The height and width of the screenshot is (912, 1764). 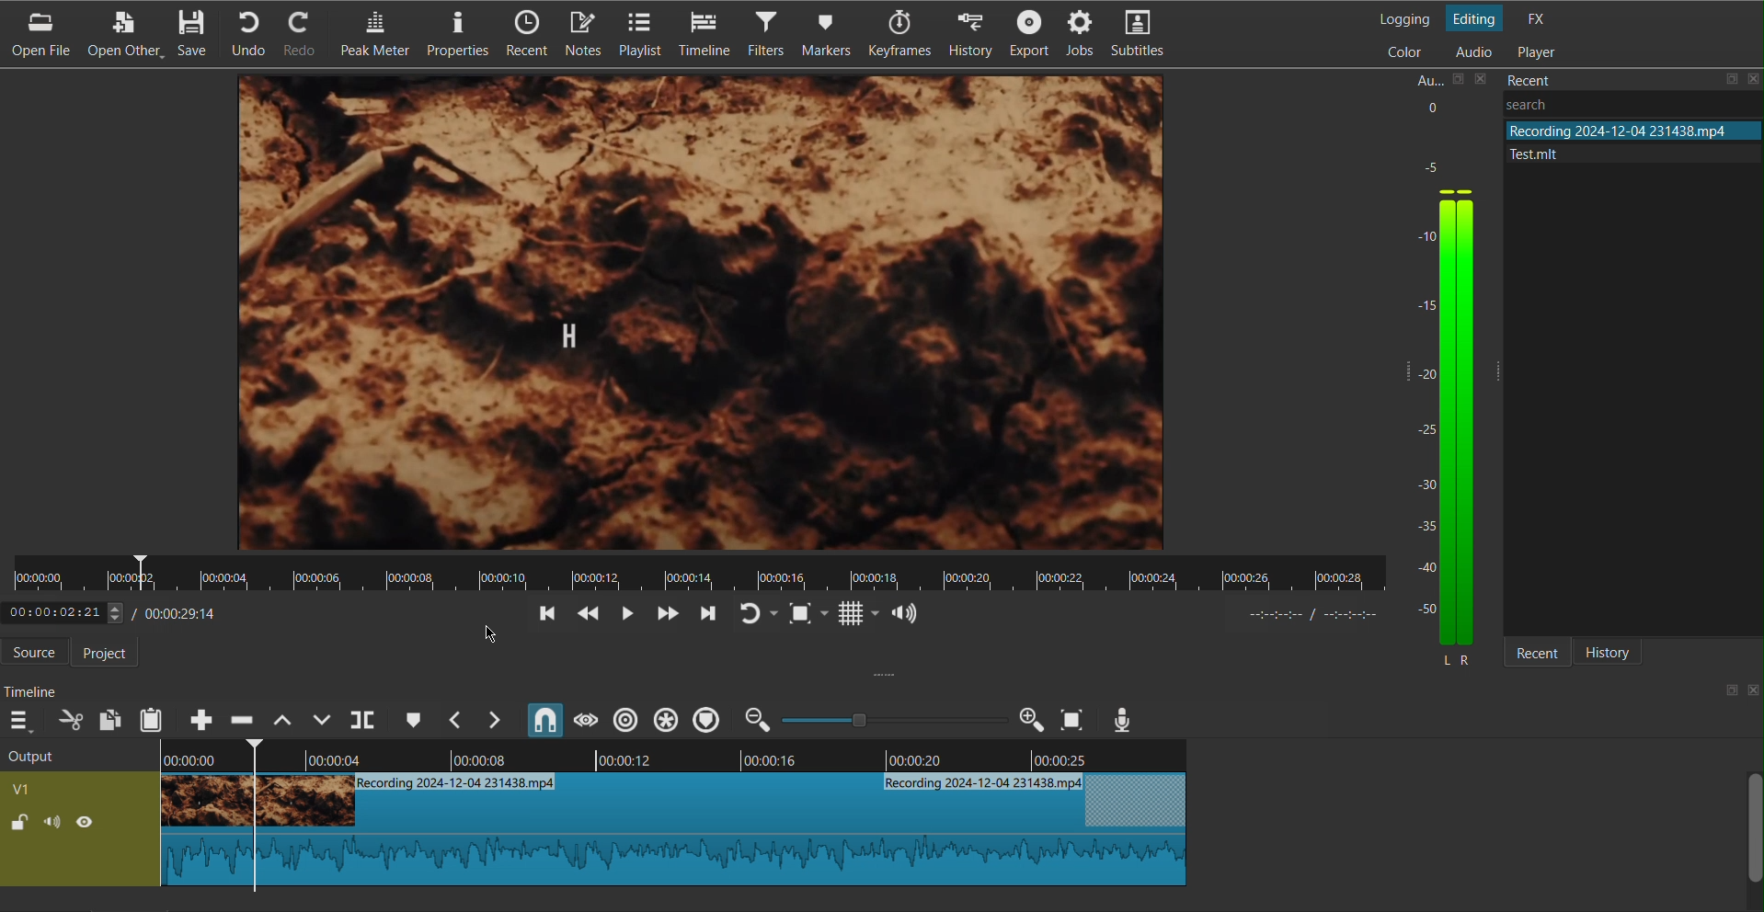 I want to click on Move Forward, so click(x=704, y=615).